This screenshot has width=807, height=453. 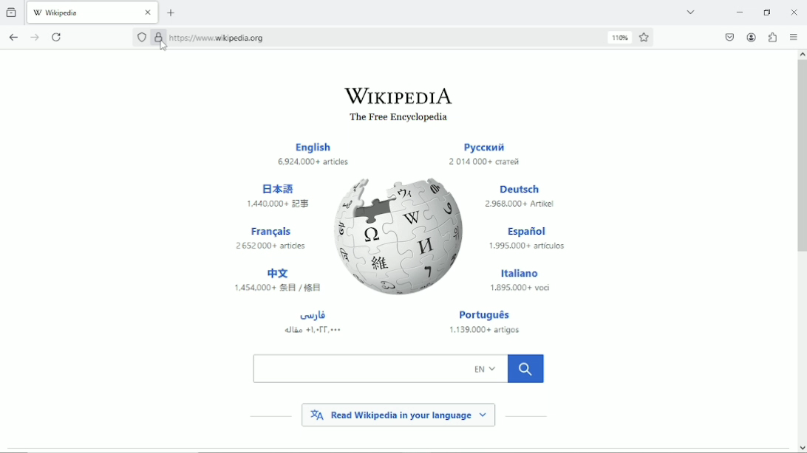 What do you see at coordinates (751, 37) in the screenshot?
I see `account` at bounding box center [751, 37].